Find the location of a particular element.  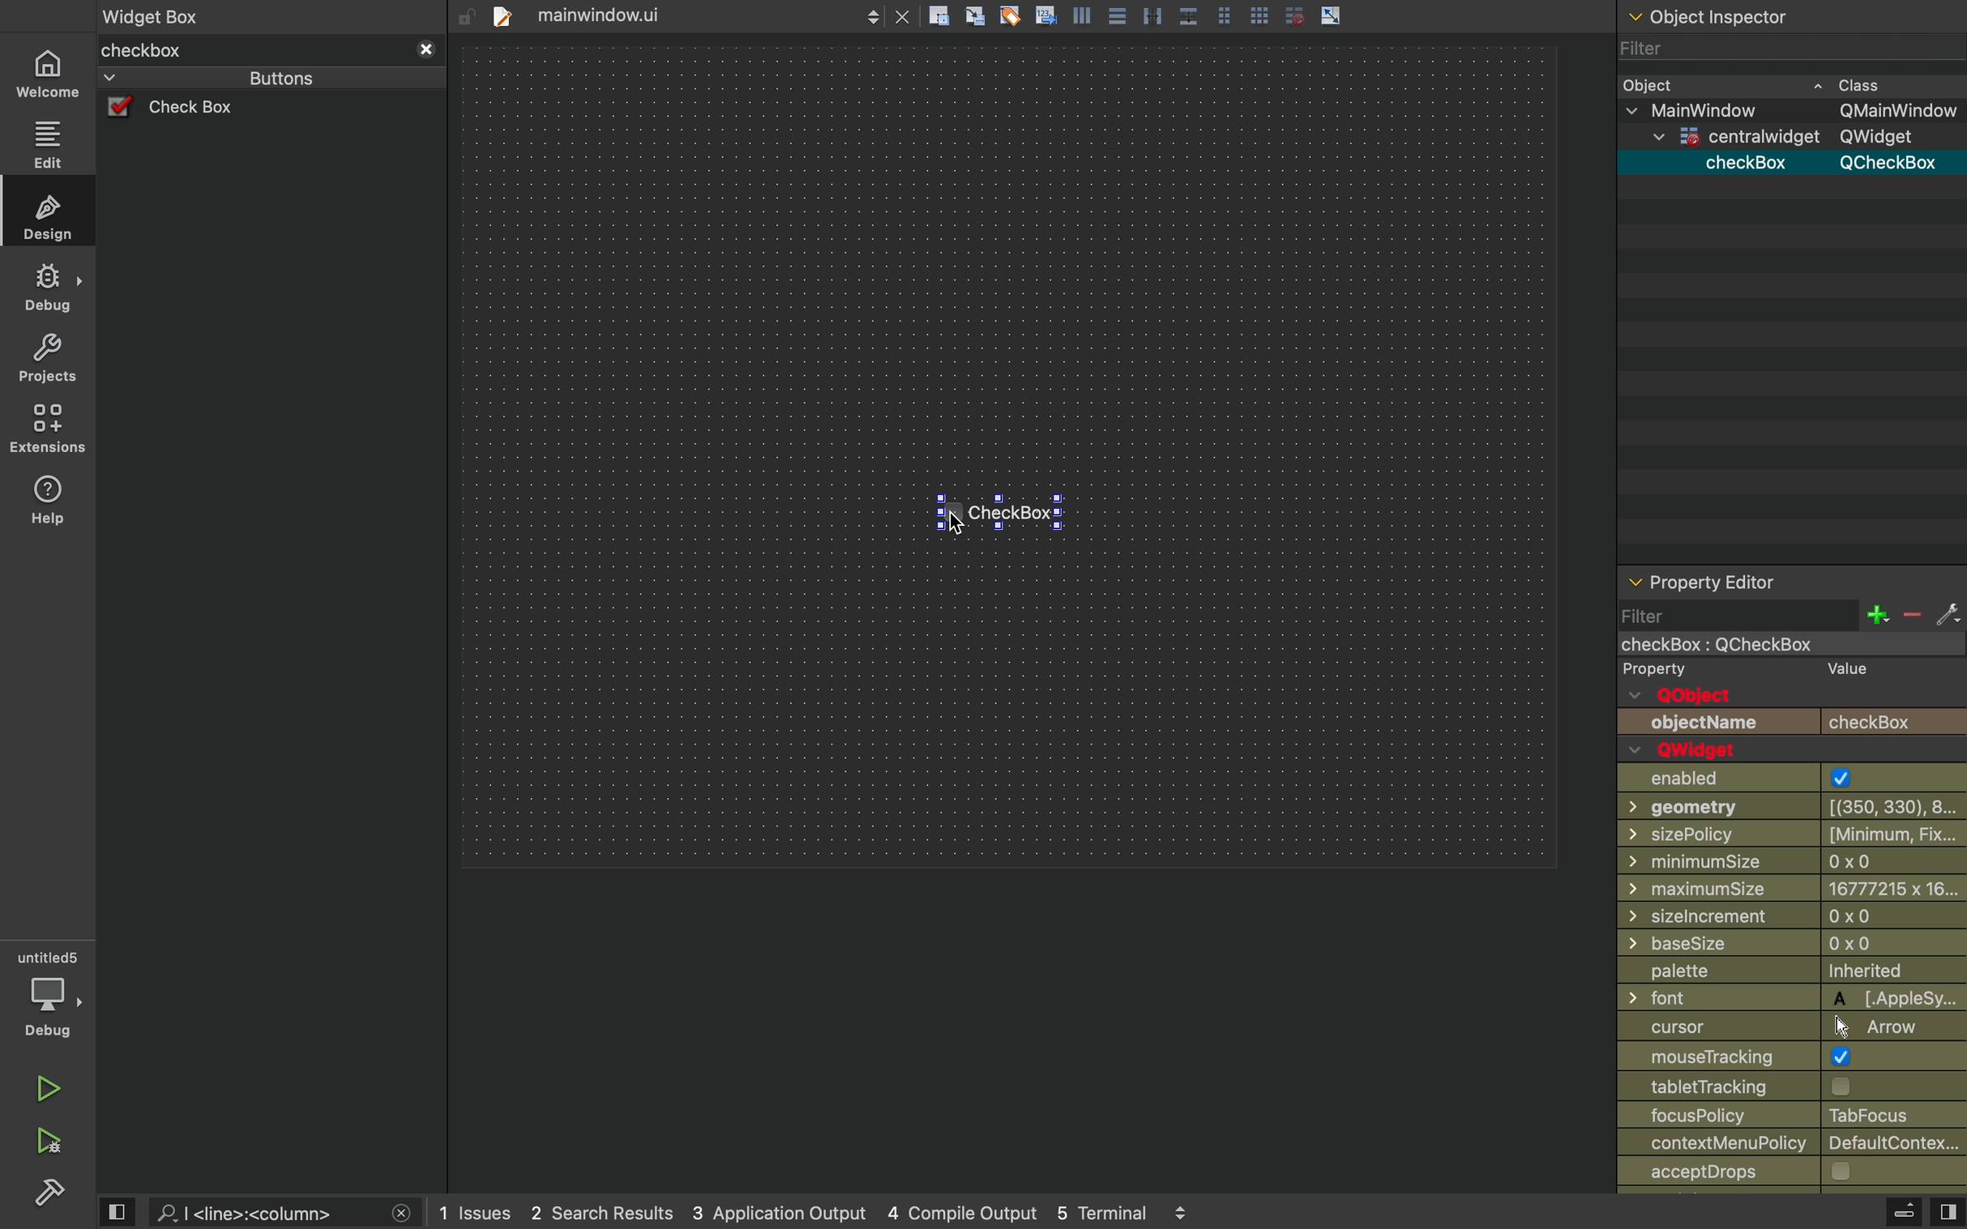

checkBox.   QCheckBox is located at coordinates (1817, 163).